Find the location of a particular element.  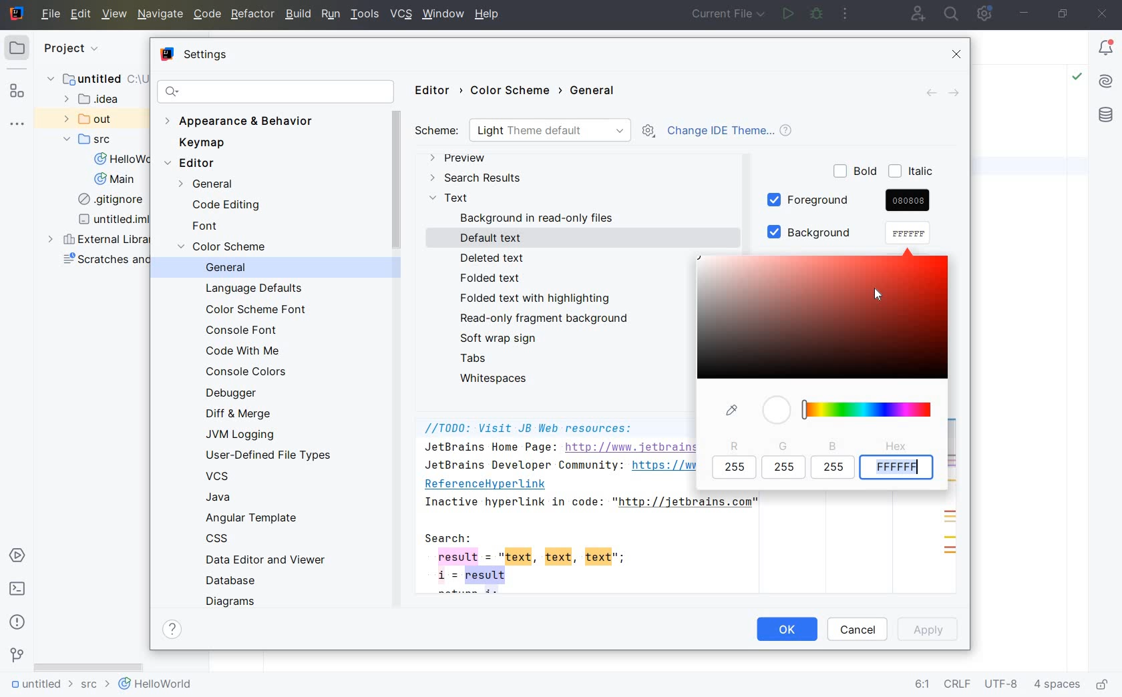

COLOR SCHEME is located at coordinates (516, 91).